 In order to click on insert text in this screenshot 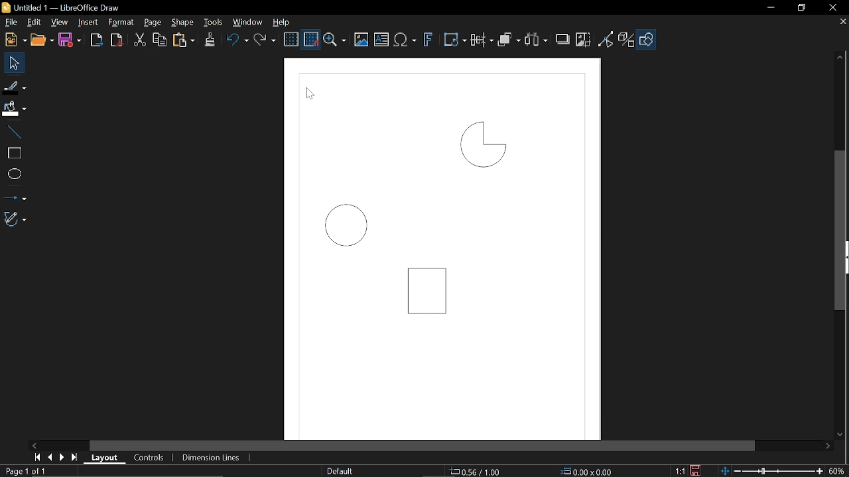, I will do `click(381, 39)`.